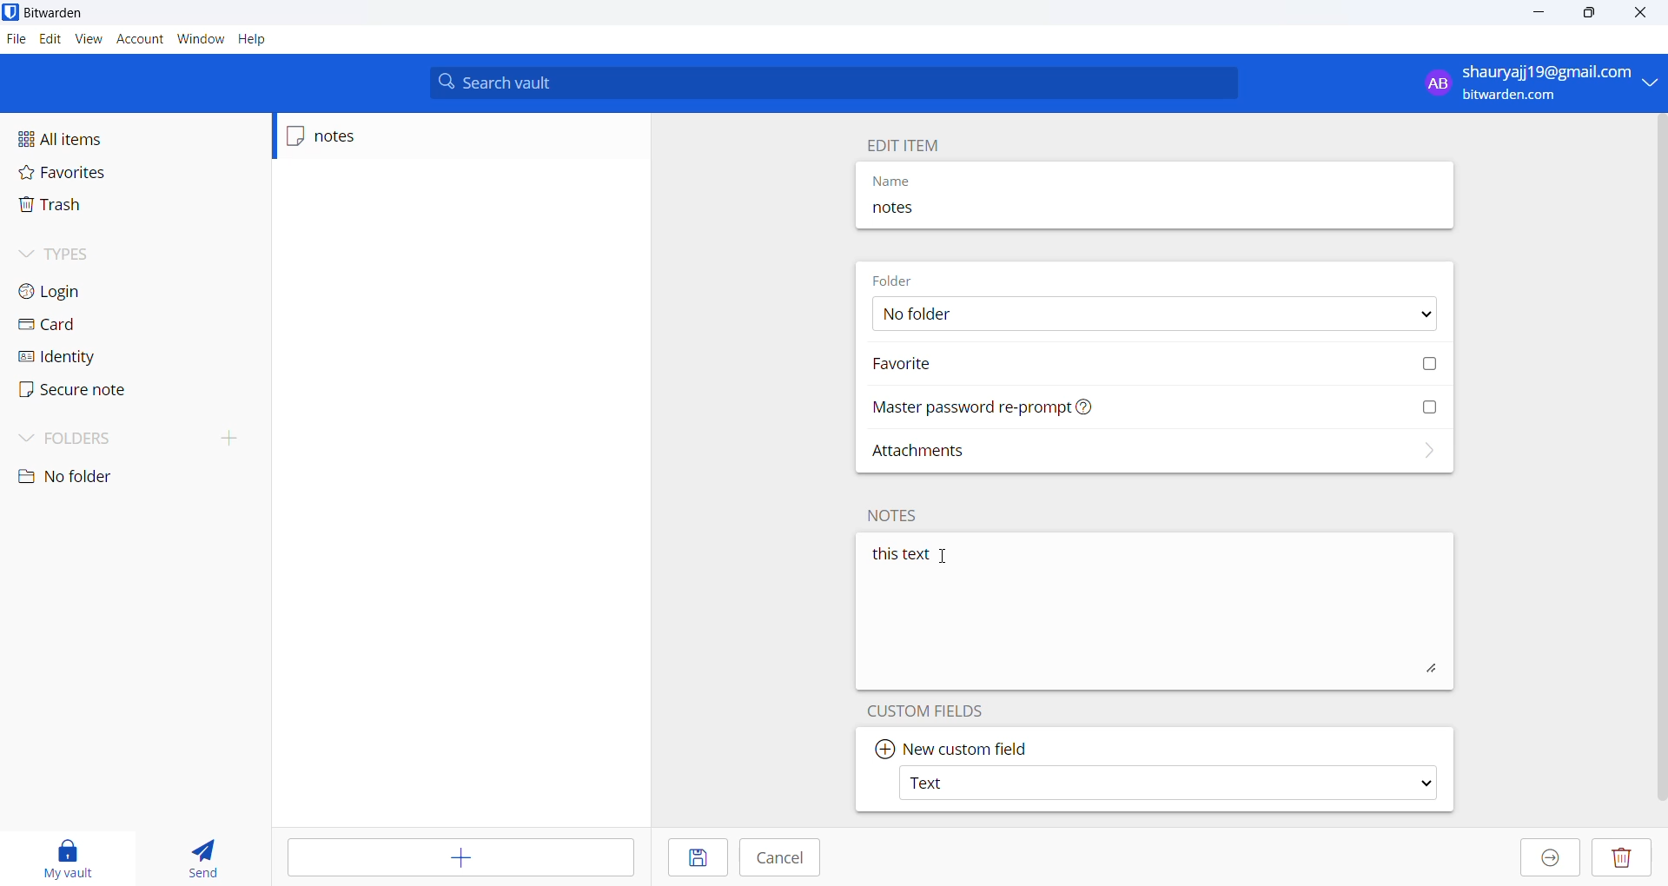 The width and height of the screenshot is (1668, 886). What do you see at coordinates (76, 206) in the screenshot?
I see `trash` at bounding box center [76, 206].